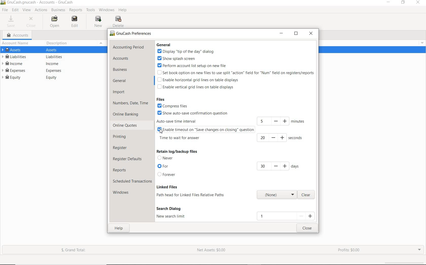 This screenshot has height=265, width=426. What do you see at coordinates (280, 120) in the screenshot?
I see `NUMBER OF MINUTE UNTIL SAVING DATA` at bounding box center [280, 120].